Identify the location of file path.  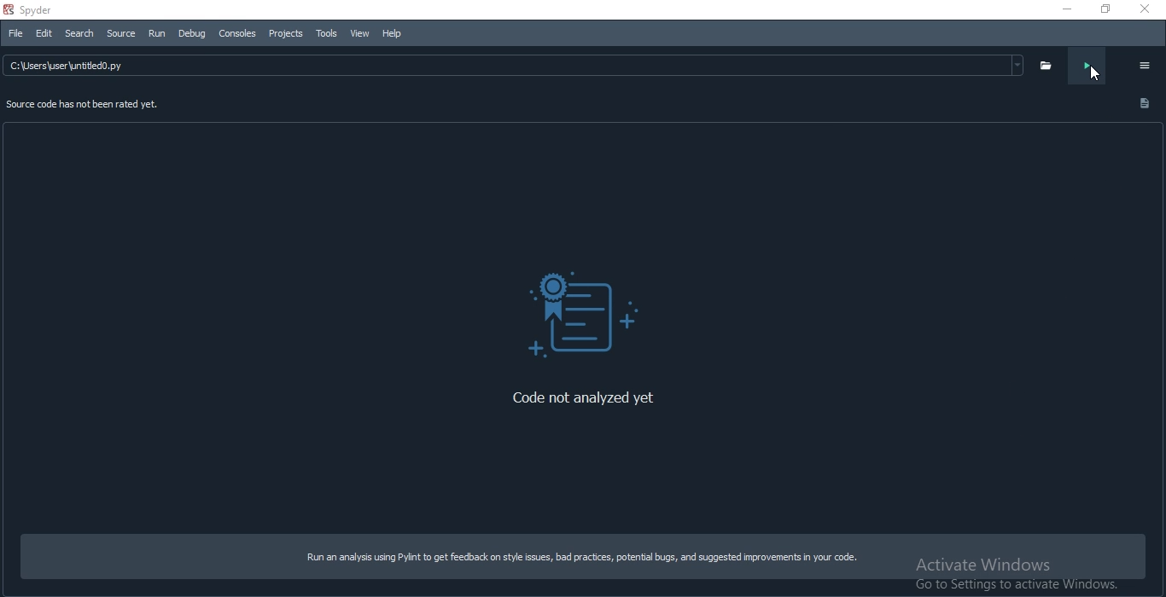
(517, 65).